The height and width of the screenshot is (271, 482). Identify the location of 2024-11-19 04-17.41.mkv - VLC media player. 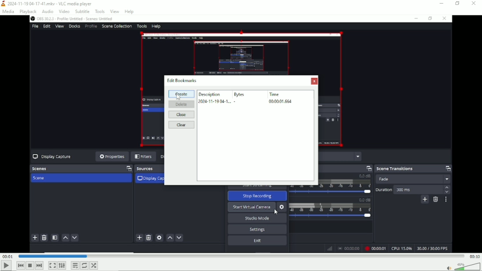
(47, 4).